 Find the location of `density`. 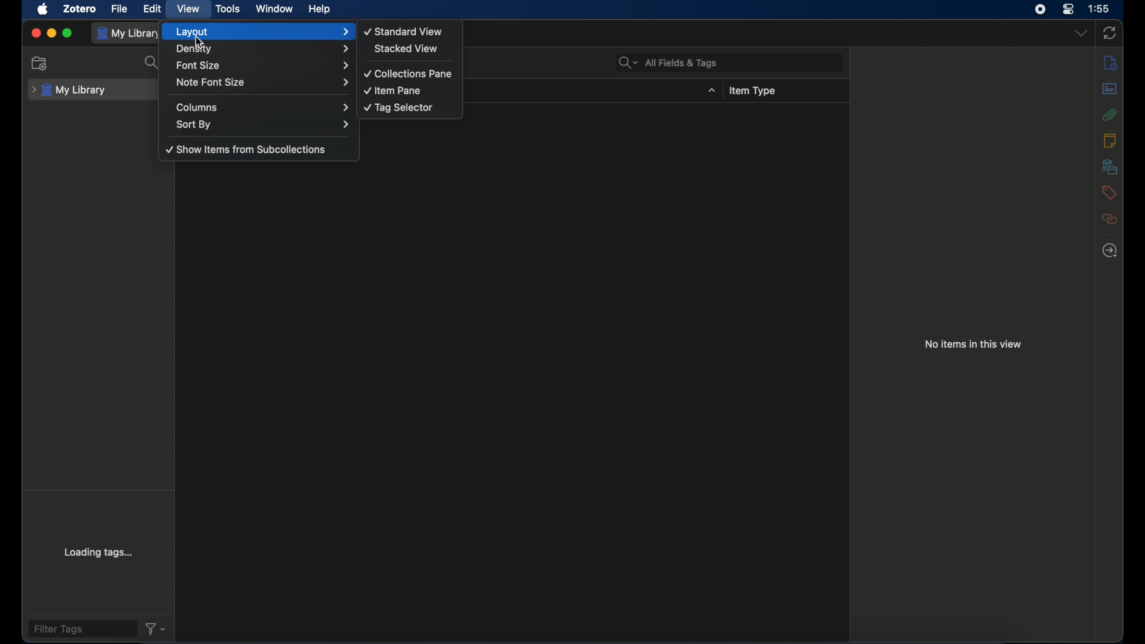

density is located at coordinates (262, 50).